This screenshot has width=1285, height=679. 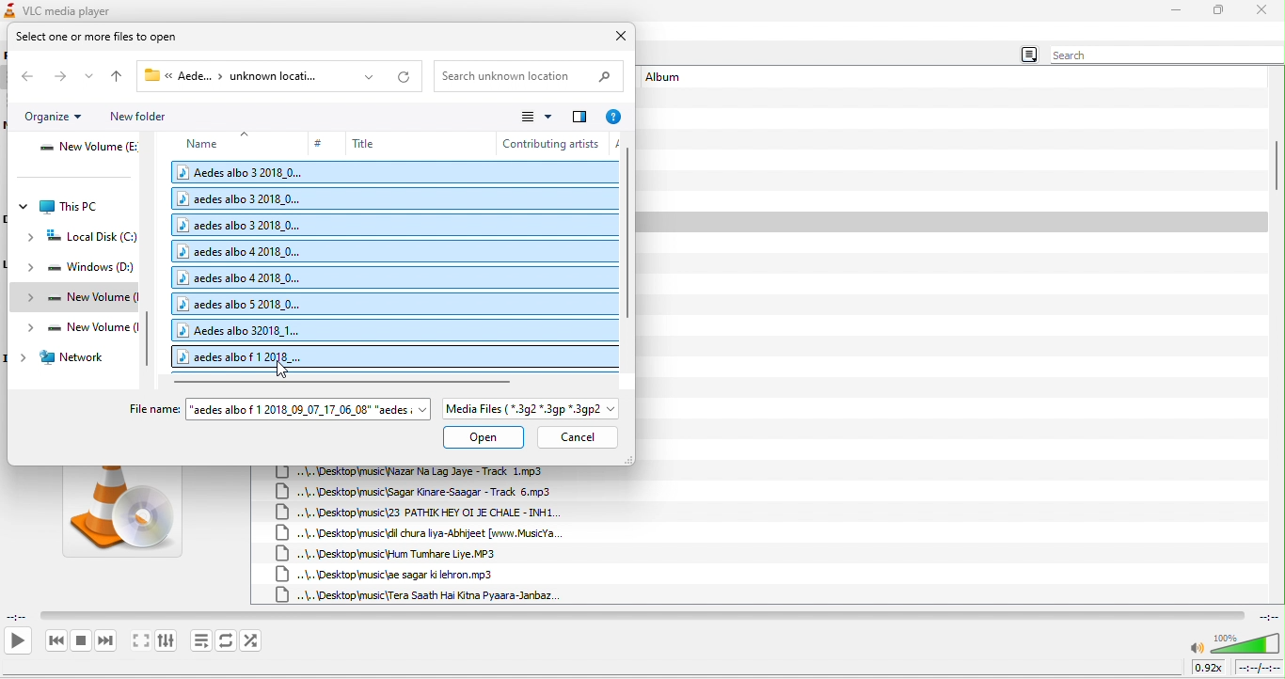 What do you see at coordinates (94, 78) in the screenshot?
I see `recent location` at bounding box center [94, 78].